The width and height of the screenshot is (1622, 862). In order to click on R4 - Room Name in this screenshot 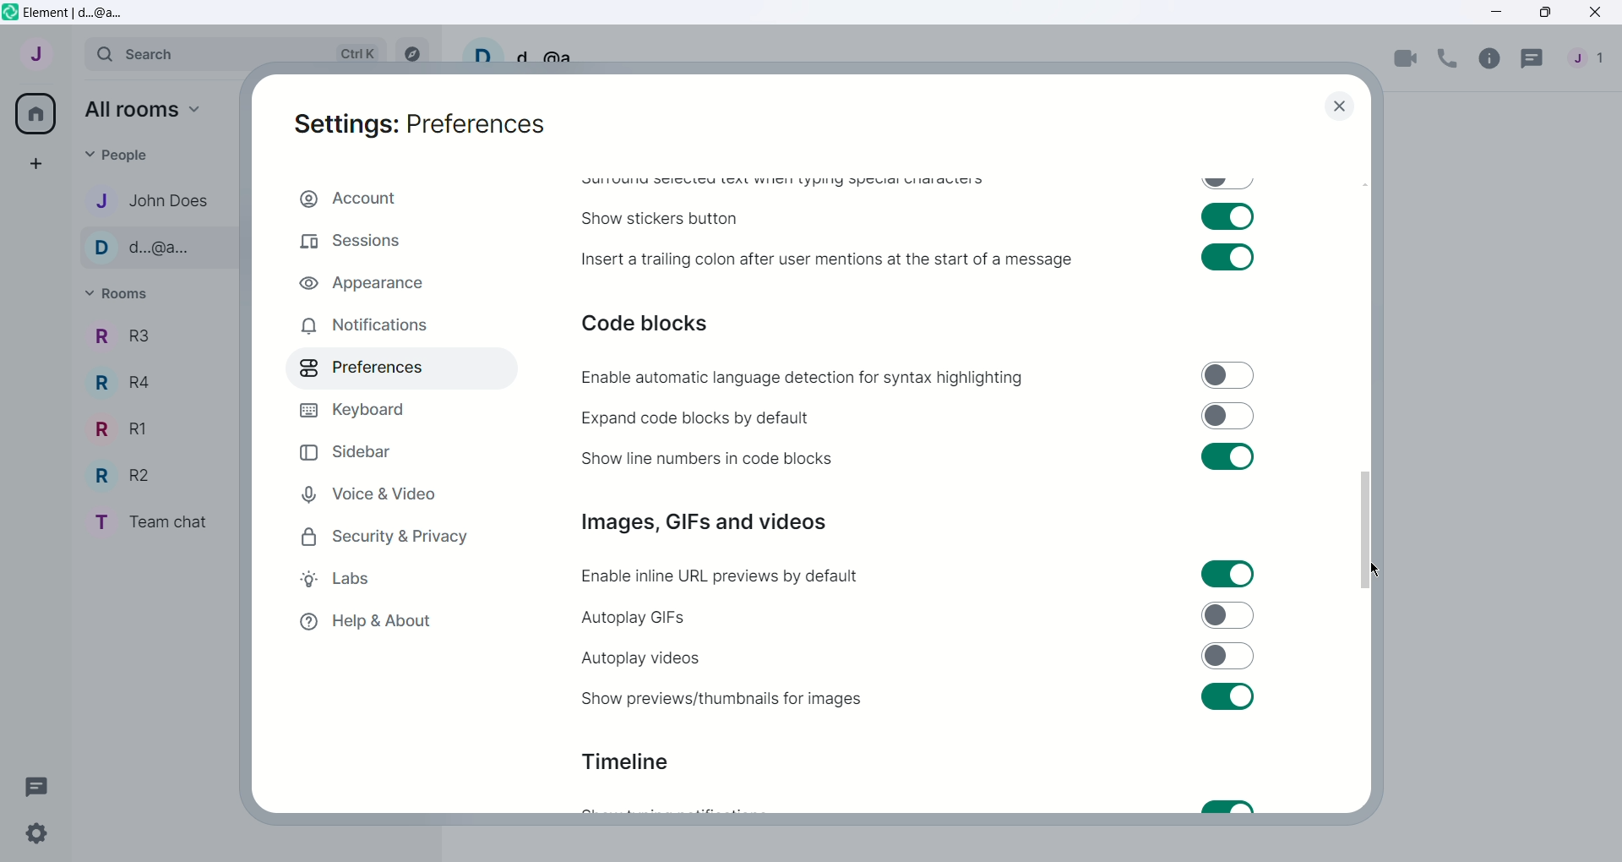, I will do `click(128, 385)`.